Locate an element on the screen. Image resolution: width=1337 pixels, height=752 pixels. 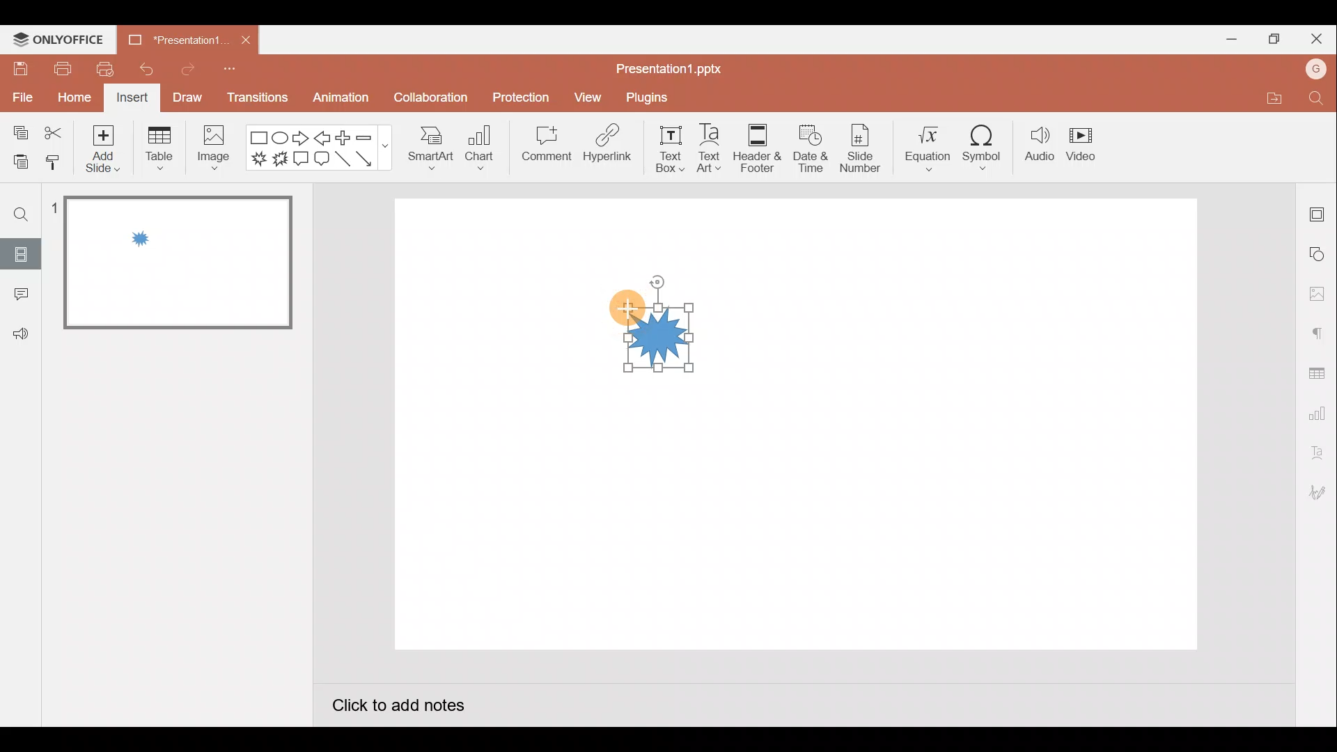
Header & footer is located at coordinates (757, 148).